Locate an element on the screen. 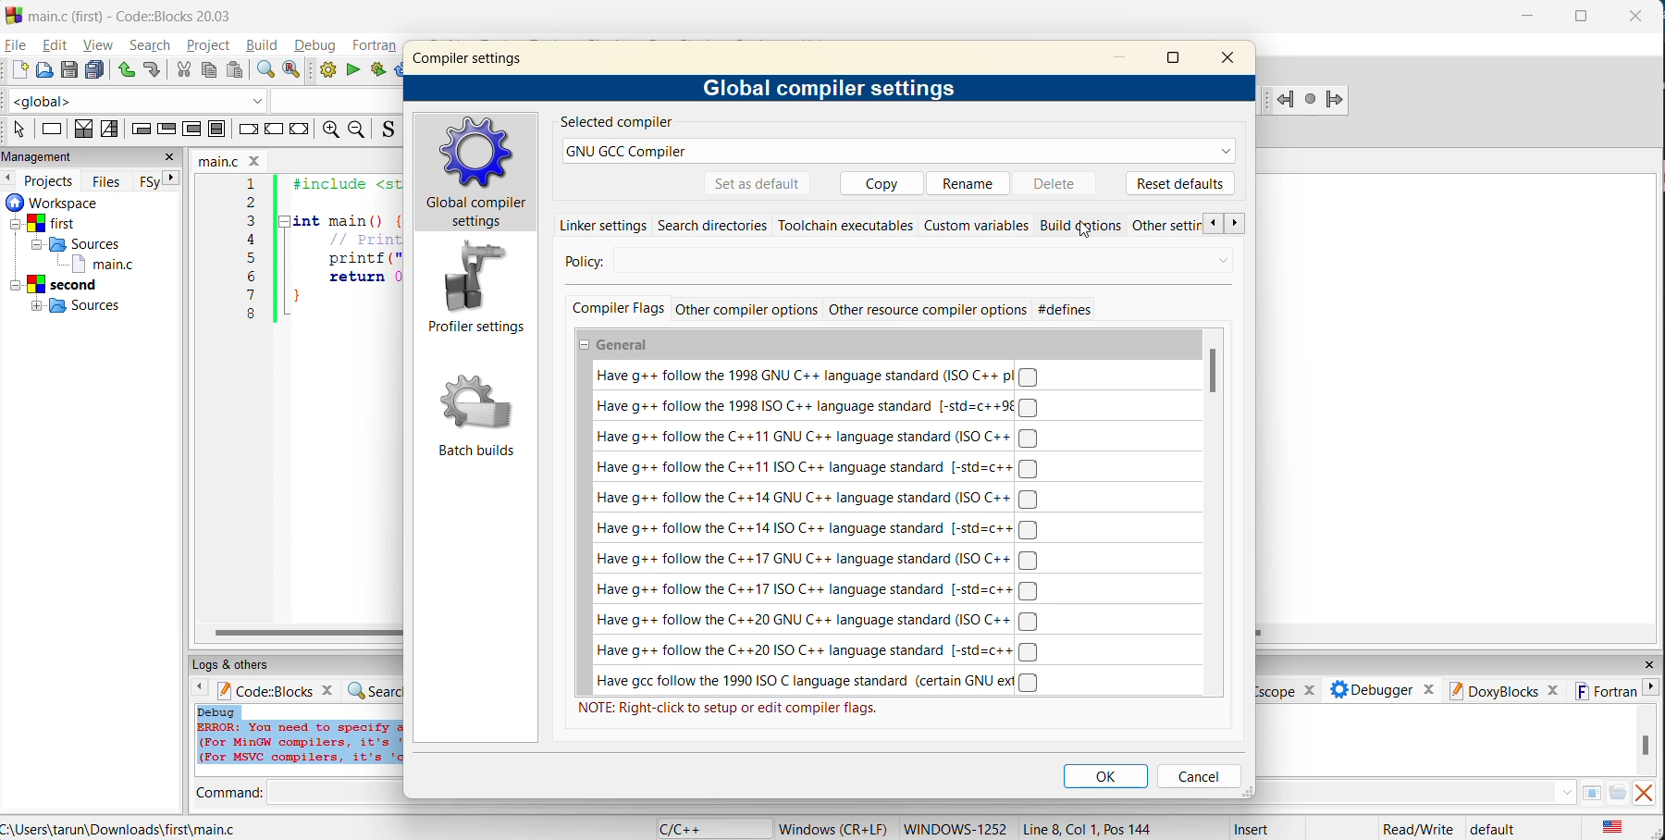  #defines is located at coordinates (1073, 310).